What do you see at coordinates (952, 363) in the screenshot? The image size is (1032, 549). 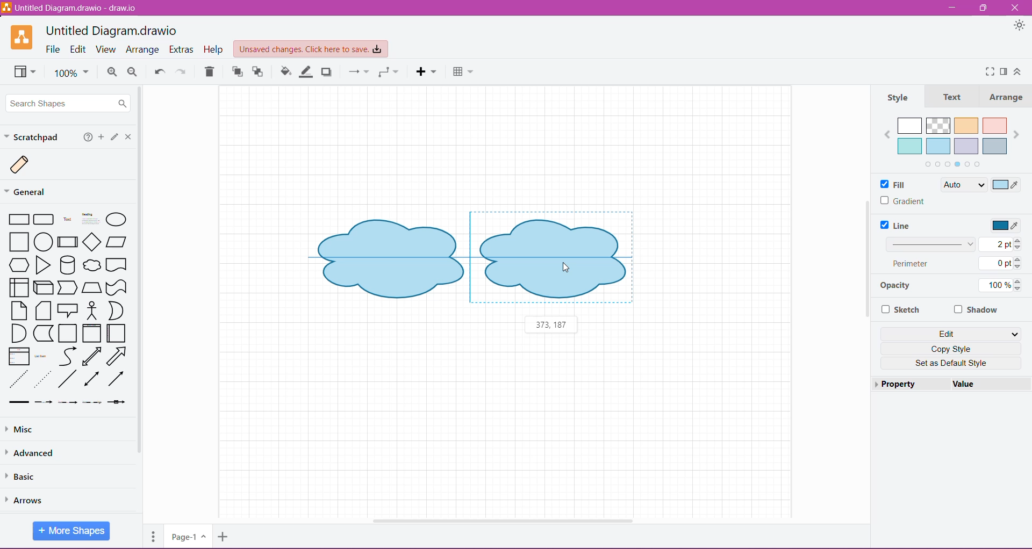 I see `Set as Default Style` at bounding box center [952, 363].